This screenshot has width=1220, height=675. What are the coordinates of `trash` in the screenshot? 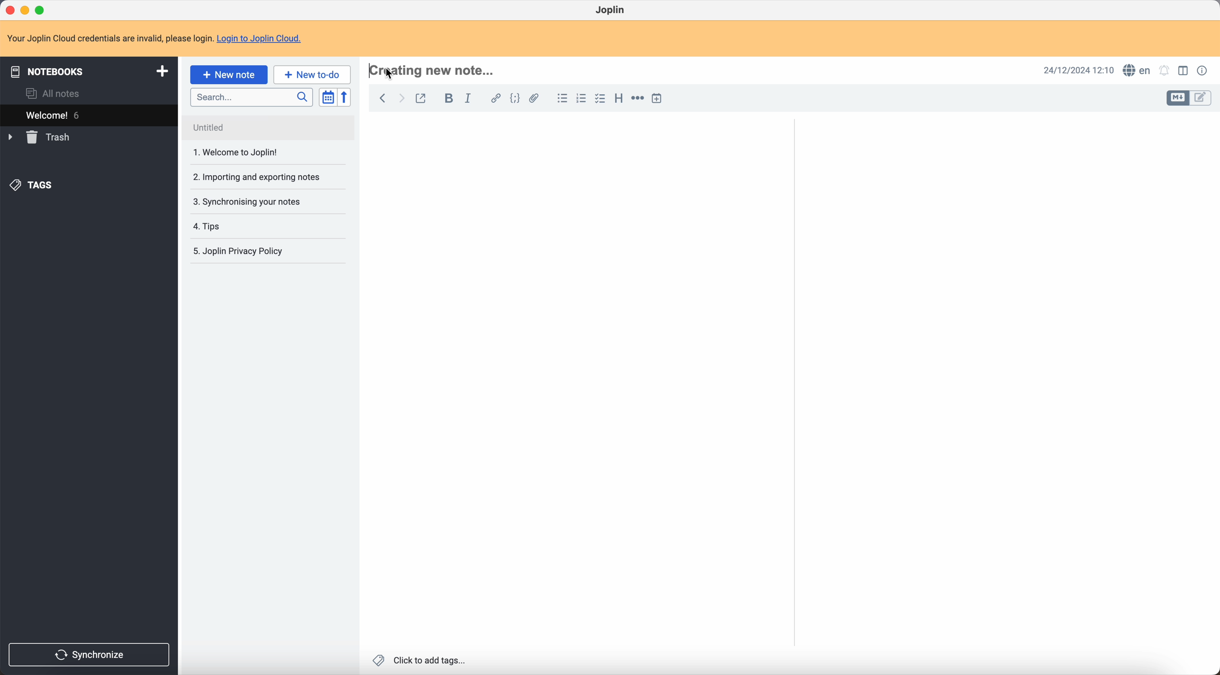 It's located at (41, 137).